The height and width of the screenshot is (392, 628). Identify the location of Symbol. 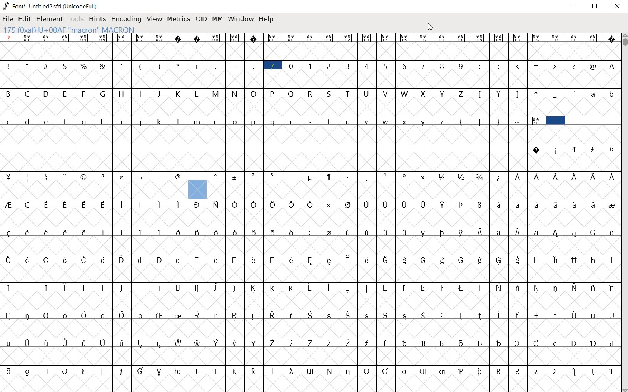
(348, 176).